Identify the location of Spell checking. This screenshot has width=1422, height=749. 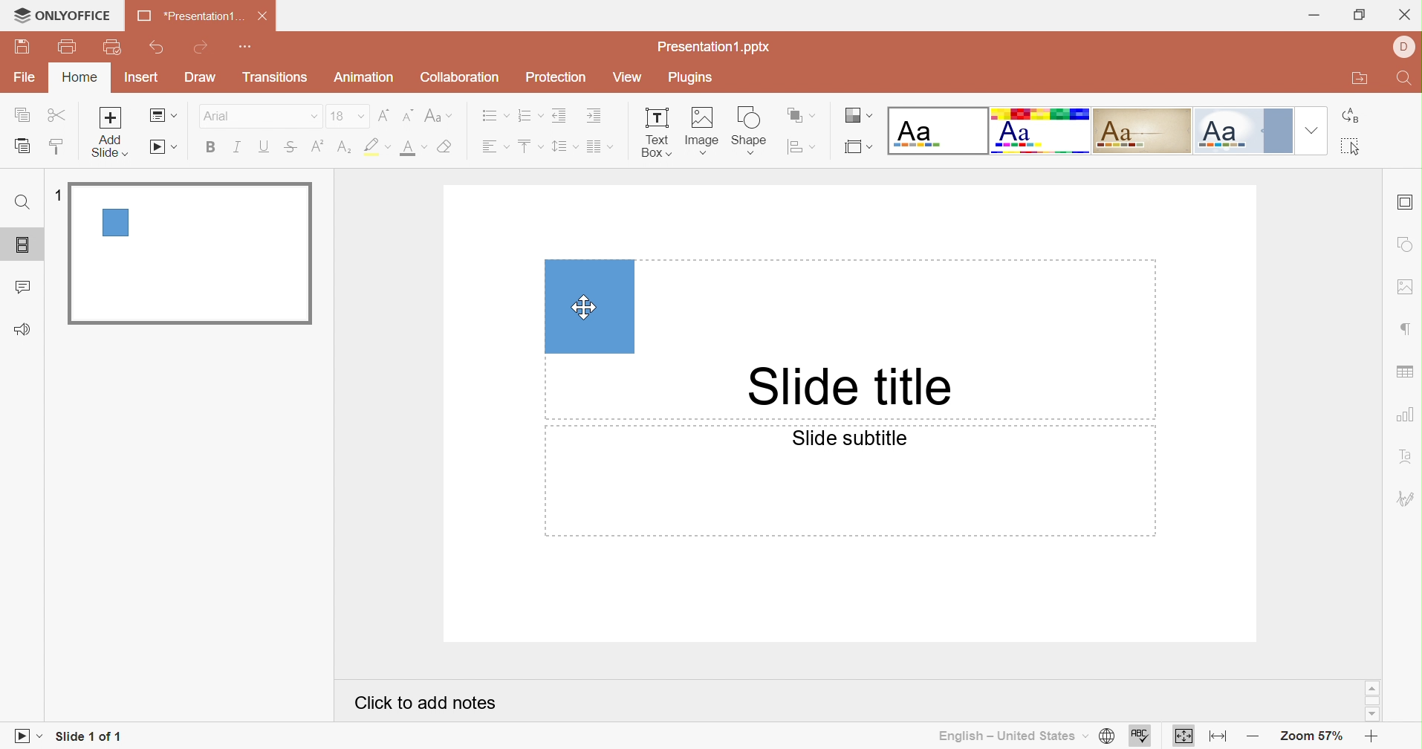
(1141, 738).